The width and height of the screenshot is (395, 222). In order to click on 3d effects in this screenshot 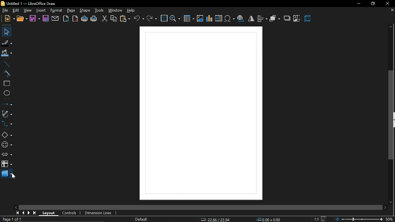, I will do `click(308, 18)`.